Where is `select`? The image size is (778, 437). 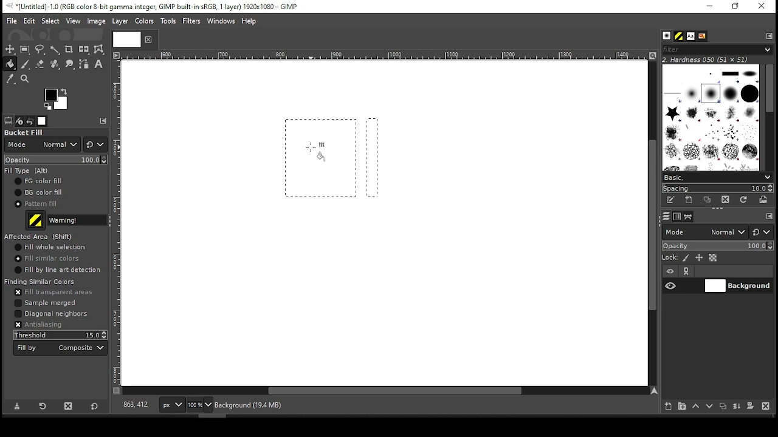
select is located at coordinates (50, 20).